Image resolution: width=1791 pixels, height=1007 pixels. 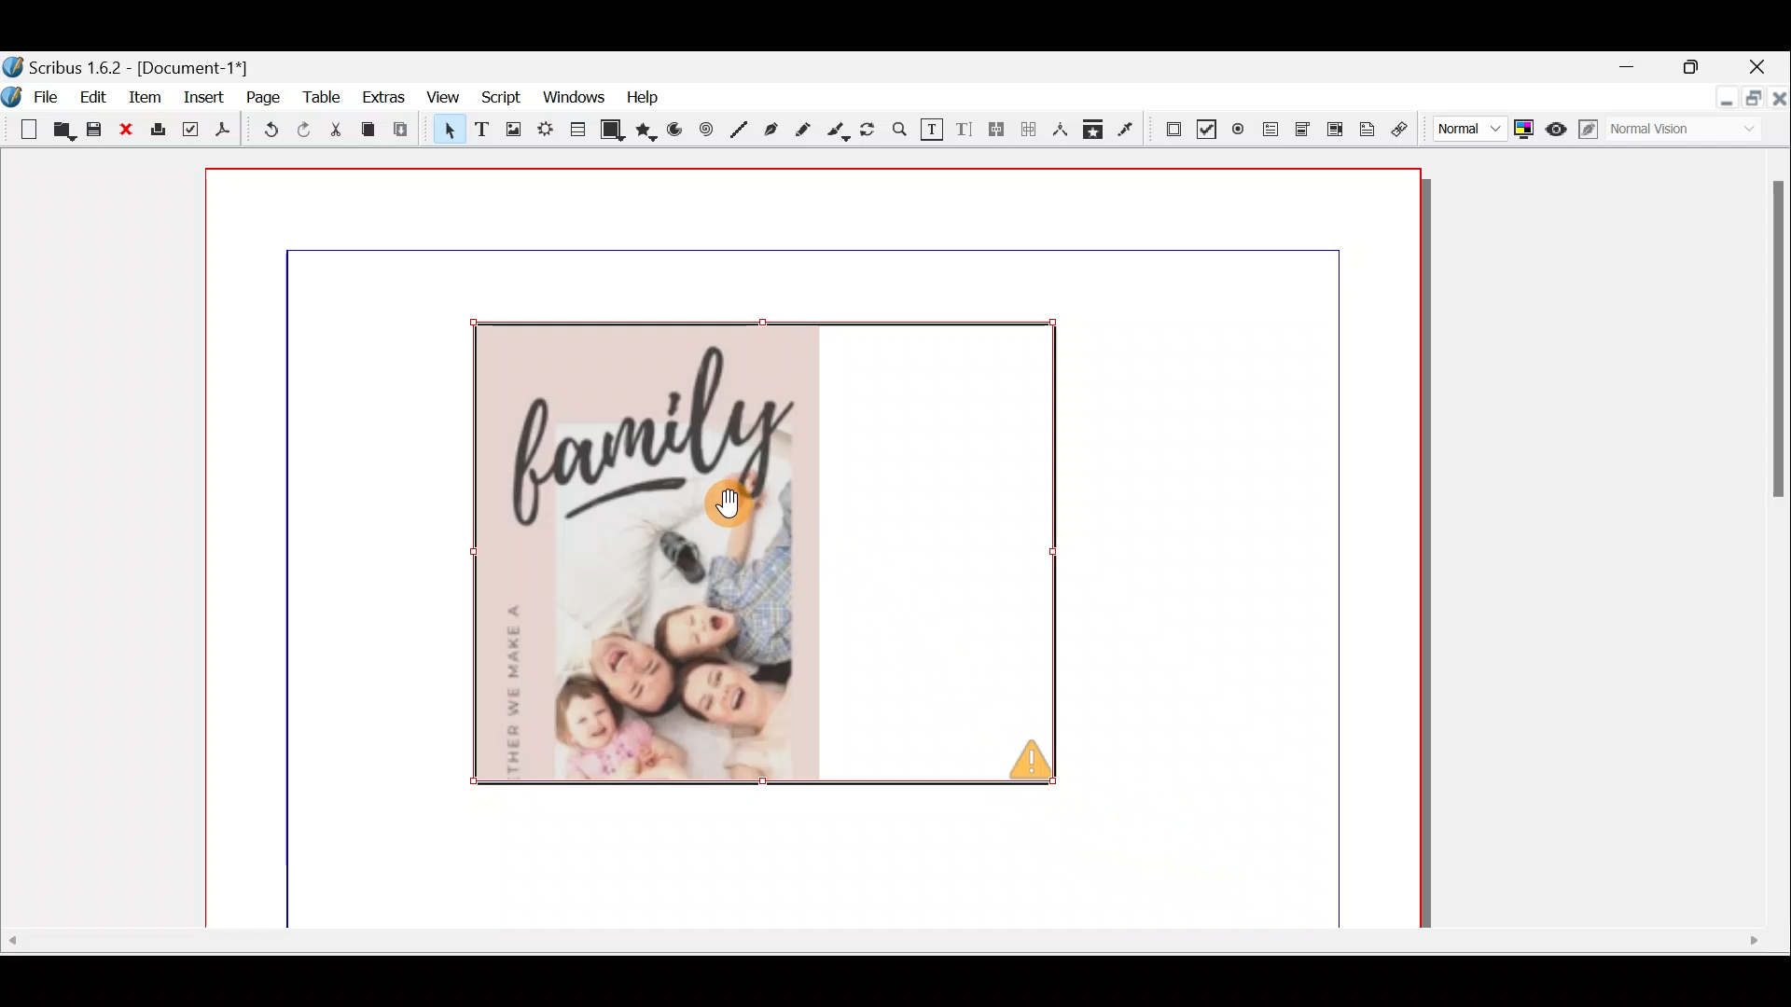 What do you see at coordinates (964, 128) in the screenshot?
I see `Edit text with story editor` at bounding box center [964, 128].